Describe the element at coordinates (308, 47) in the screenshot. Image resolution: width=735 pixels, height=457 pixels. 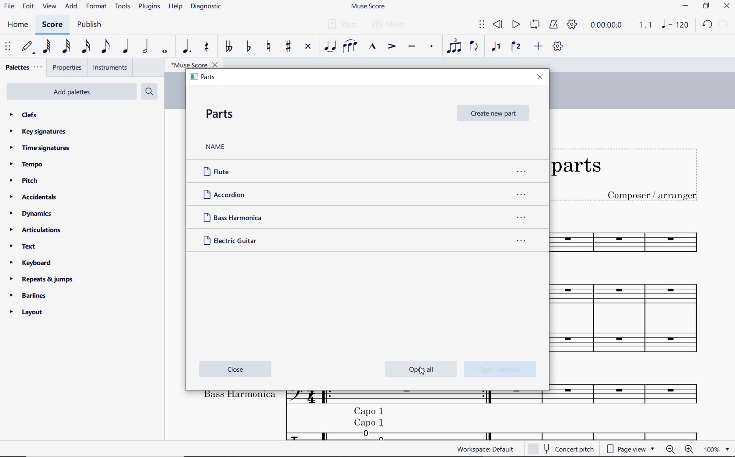
I see `toggle double-sharp` at that location.